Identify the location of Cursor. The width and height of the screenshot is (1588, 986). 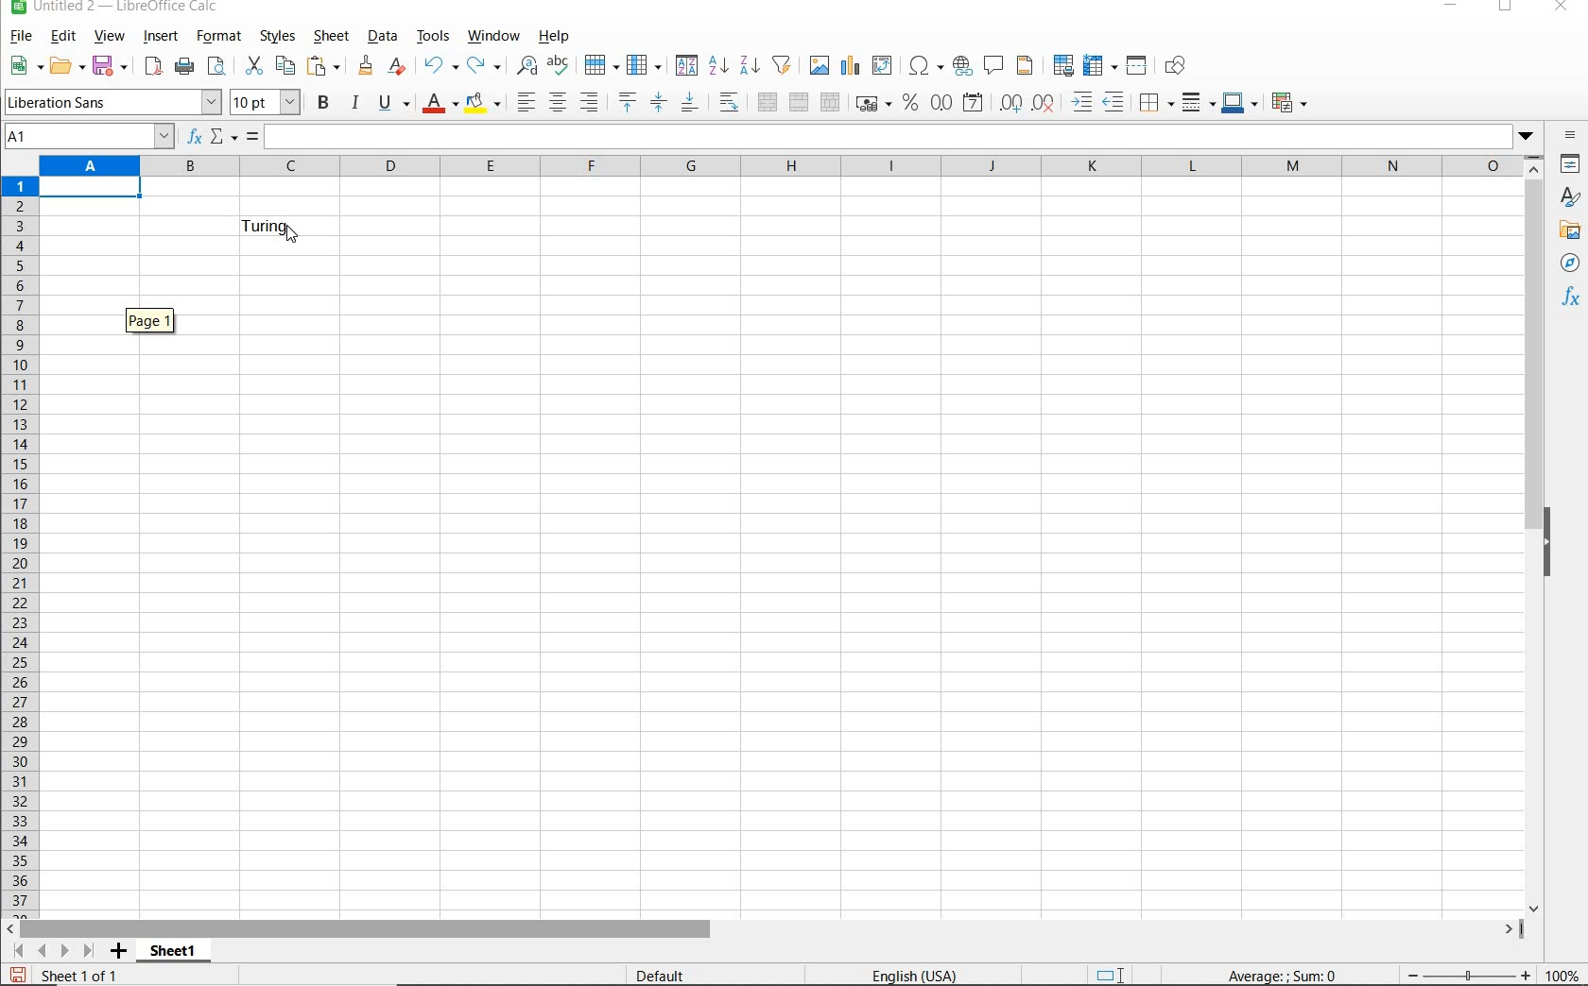
(291, 236).